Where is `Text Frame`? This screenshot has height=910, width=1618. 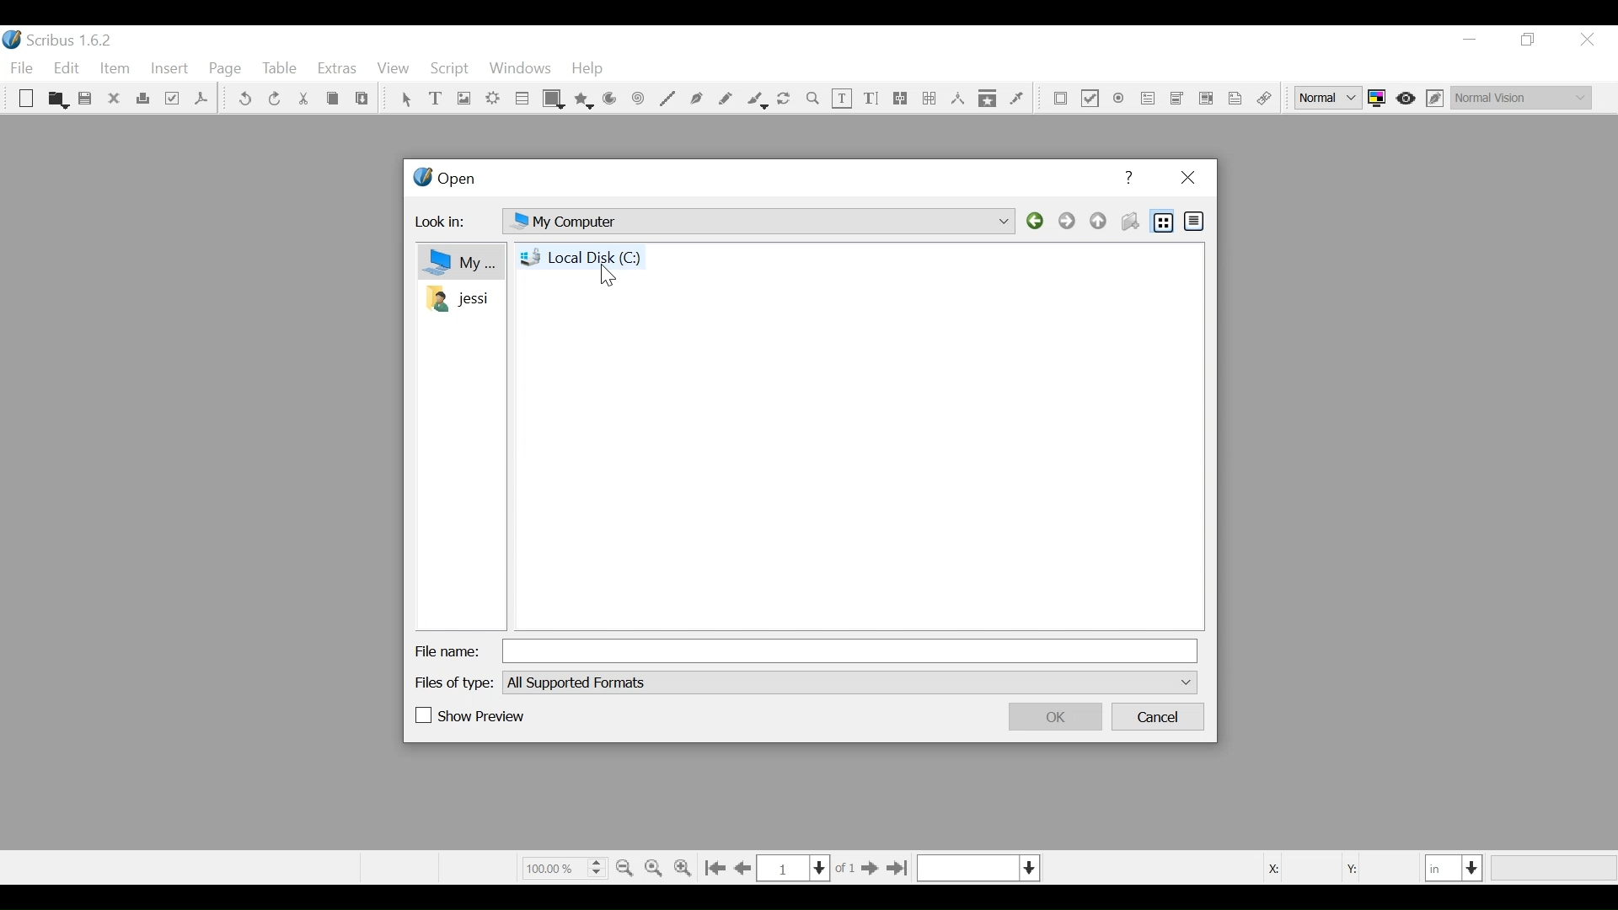 Text Frame is located at coordinates (437, 99).